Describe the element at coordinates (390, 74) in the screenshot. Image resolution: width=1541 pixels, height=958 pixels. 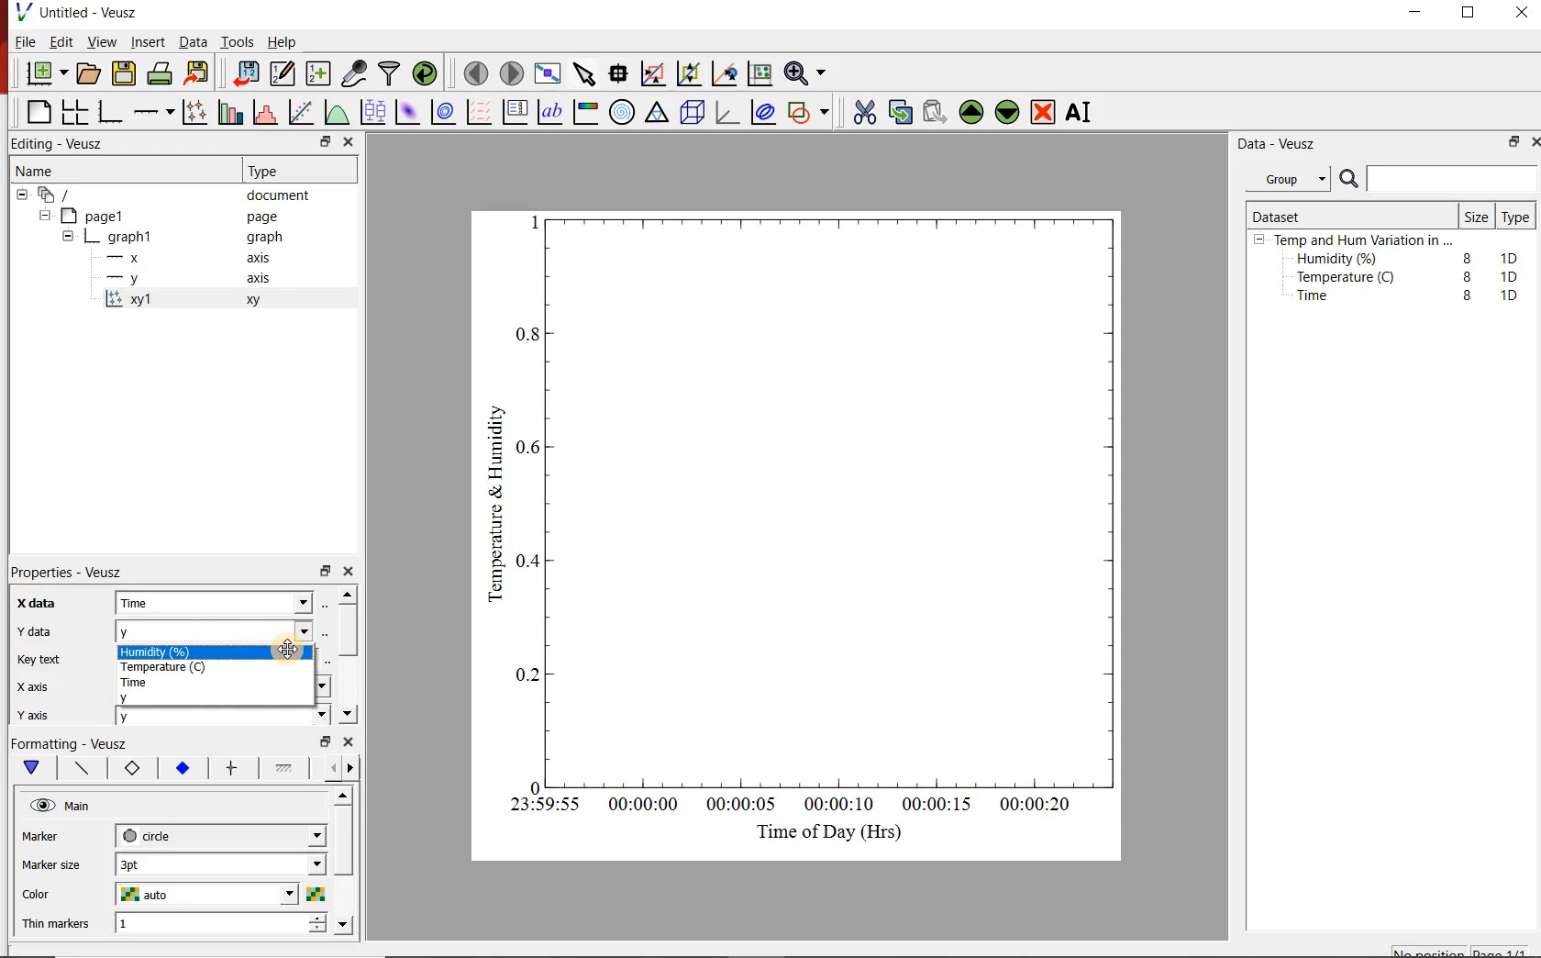
I see `filter data` at that location.